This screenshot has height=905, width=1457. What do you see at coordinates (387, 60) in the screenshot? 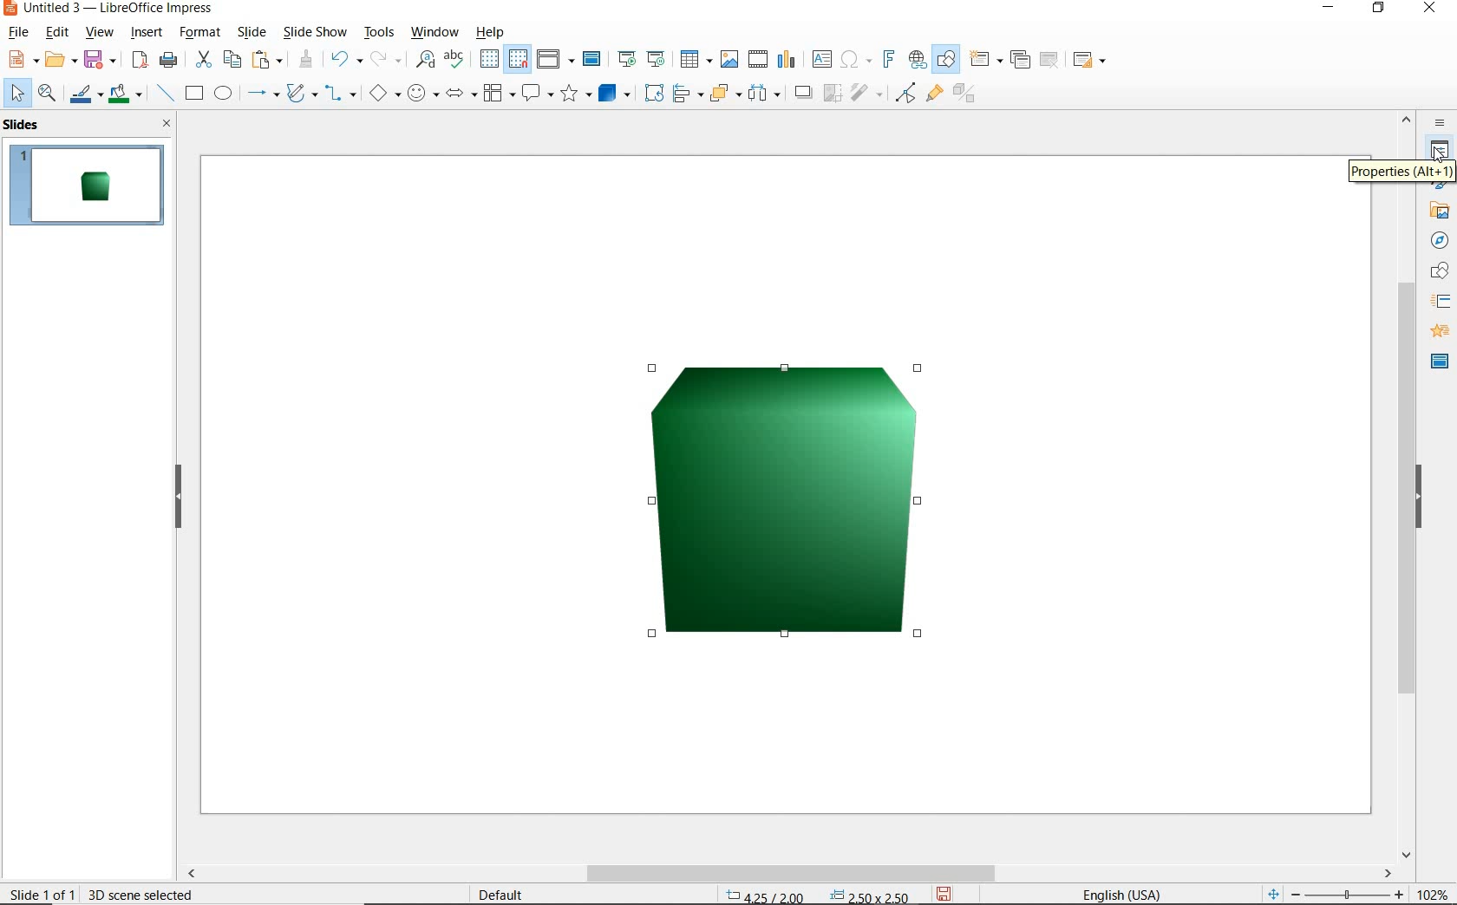
I see `redo` at bounding box center [387, 60].